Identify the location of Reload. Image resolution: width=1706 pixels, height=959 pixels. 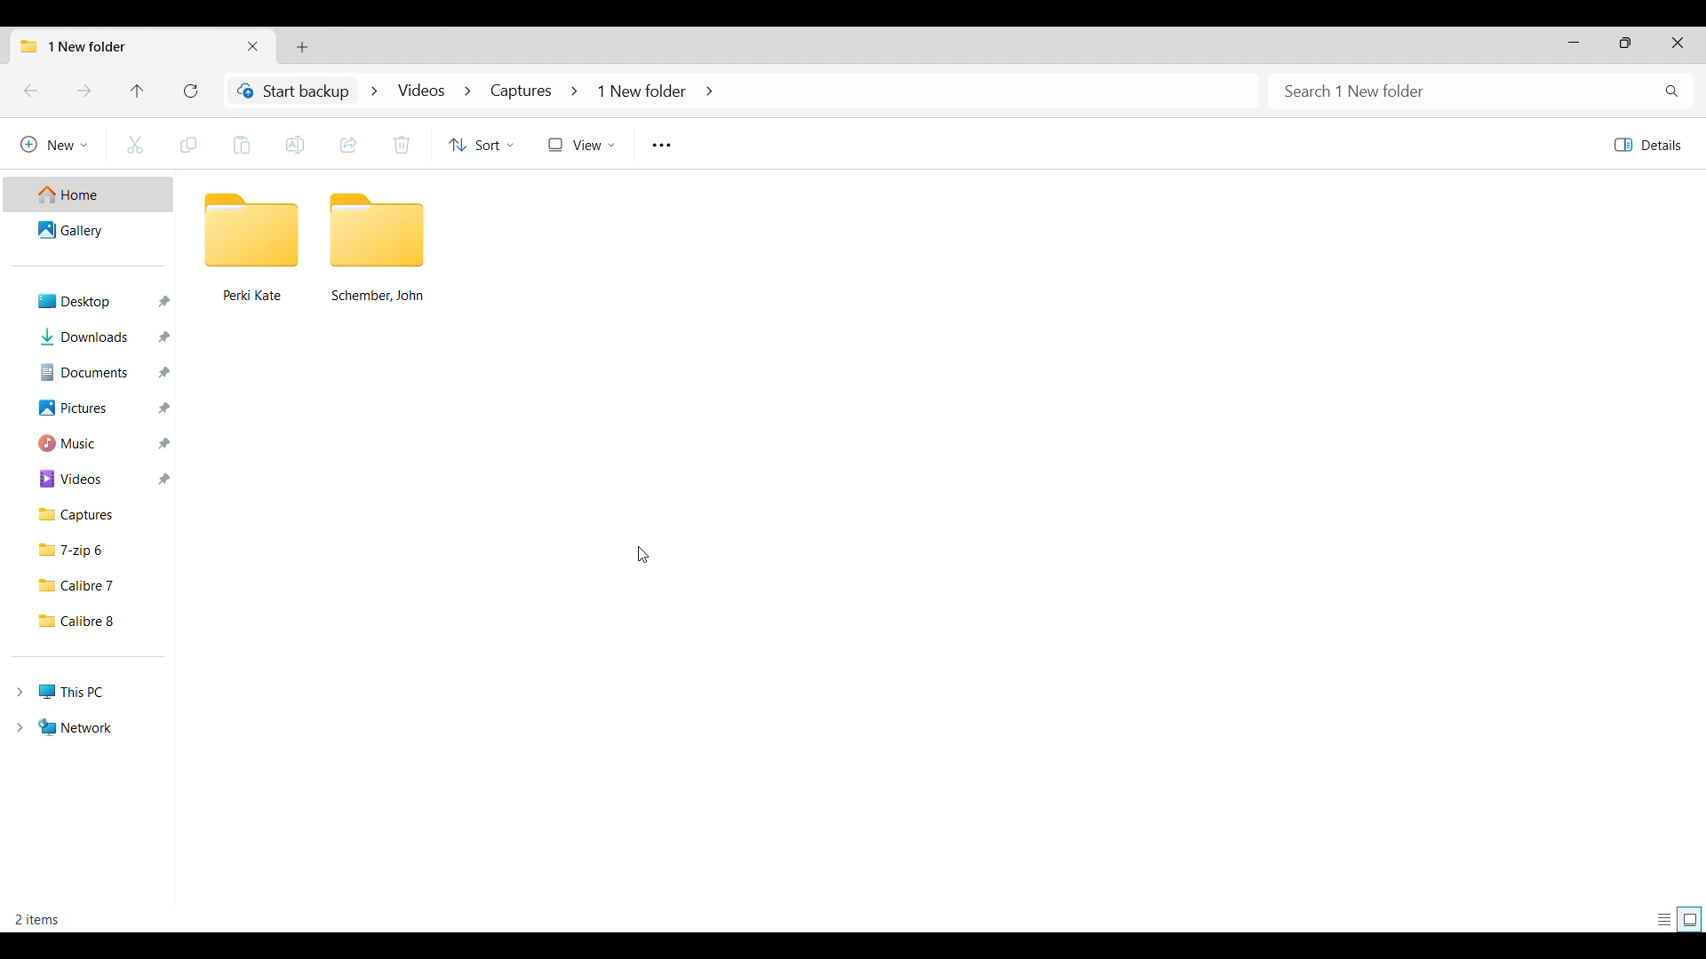
(191, 91).